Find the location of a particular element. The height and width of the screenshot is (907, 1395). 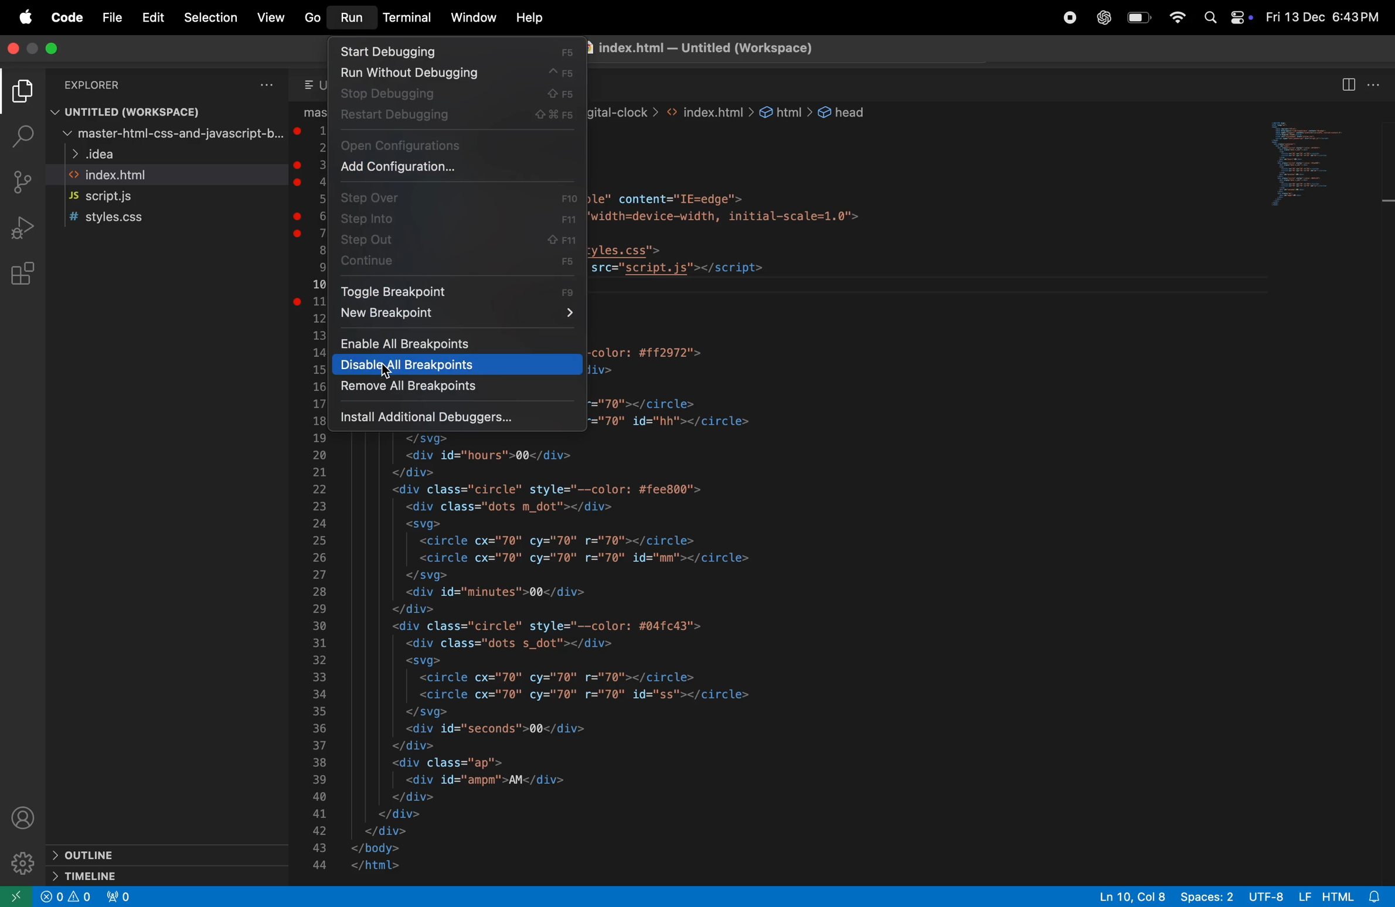

contribute is located at coordinates (459, 264).